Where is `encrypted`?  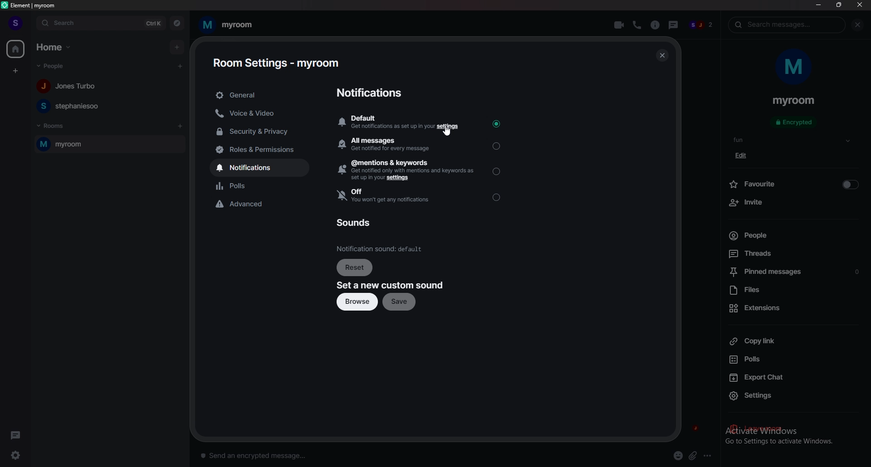 encrypted is located at coordinates (796, 123).